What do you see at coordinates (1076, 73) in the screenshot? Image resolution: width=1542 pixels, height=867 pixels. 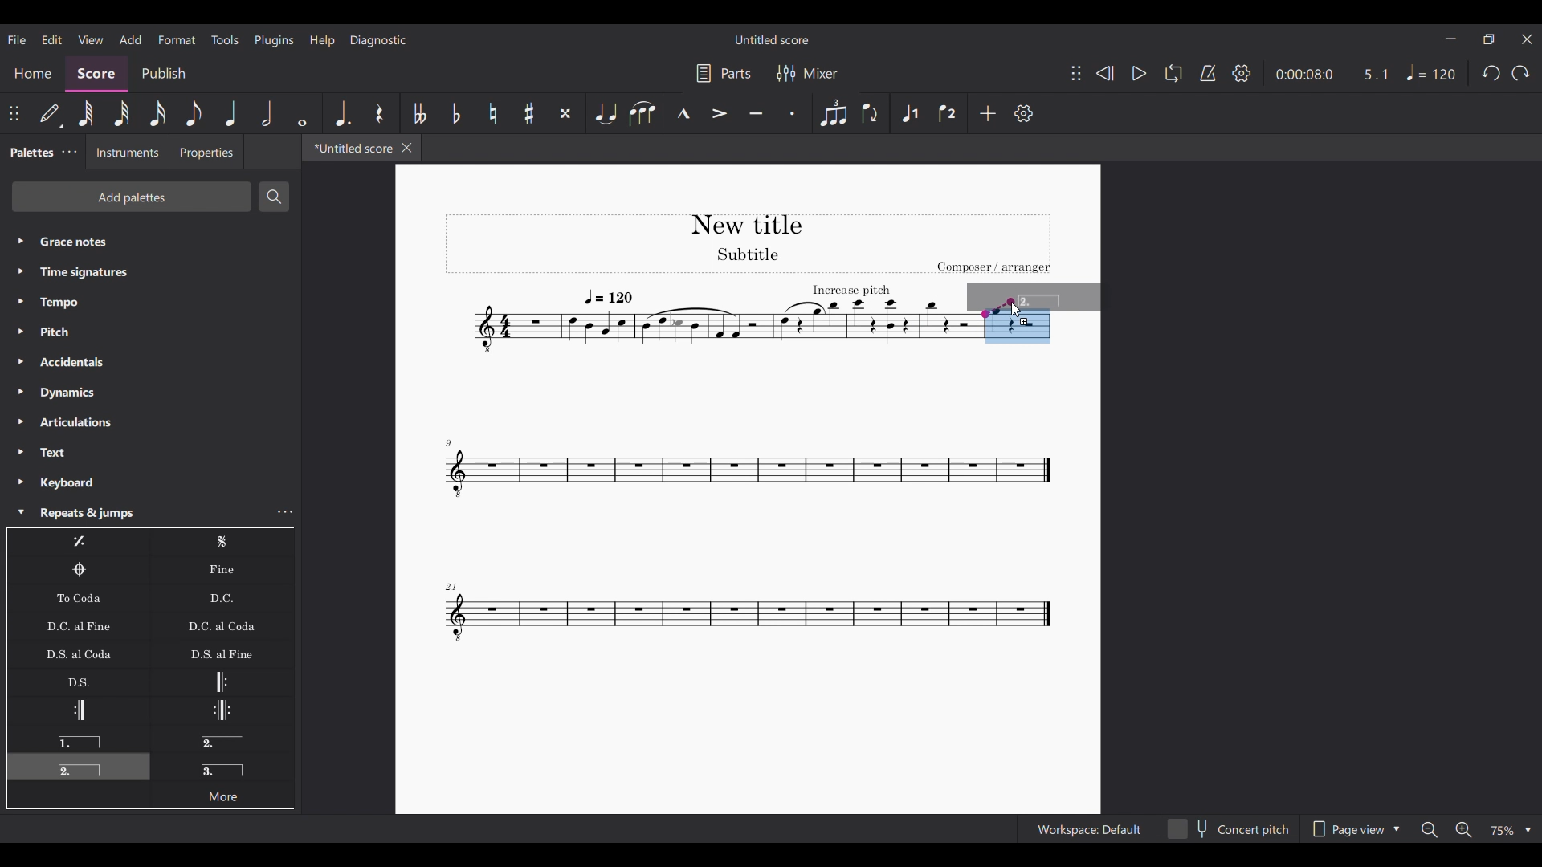 I see `Change position` at bounding box center [1076, 73].